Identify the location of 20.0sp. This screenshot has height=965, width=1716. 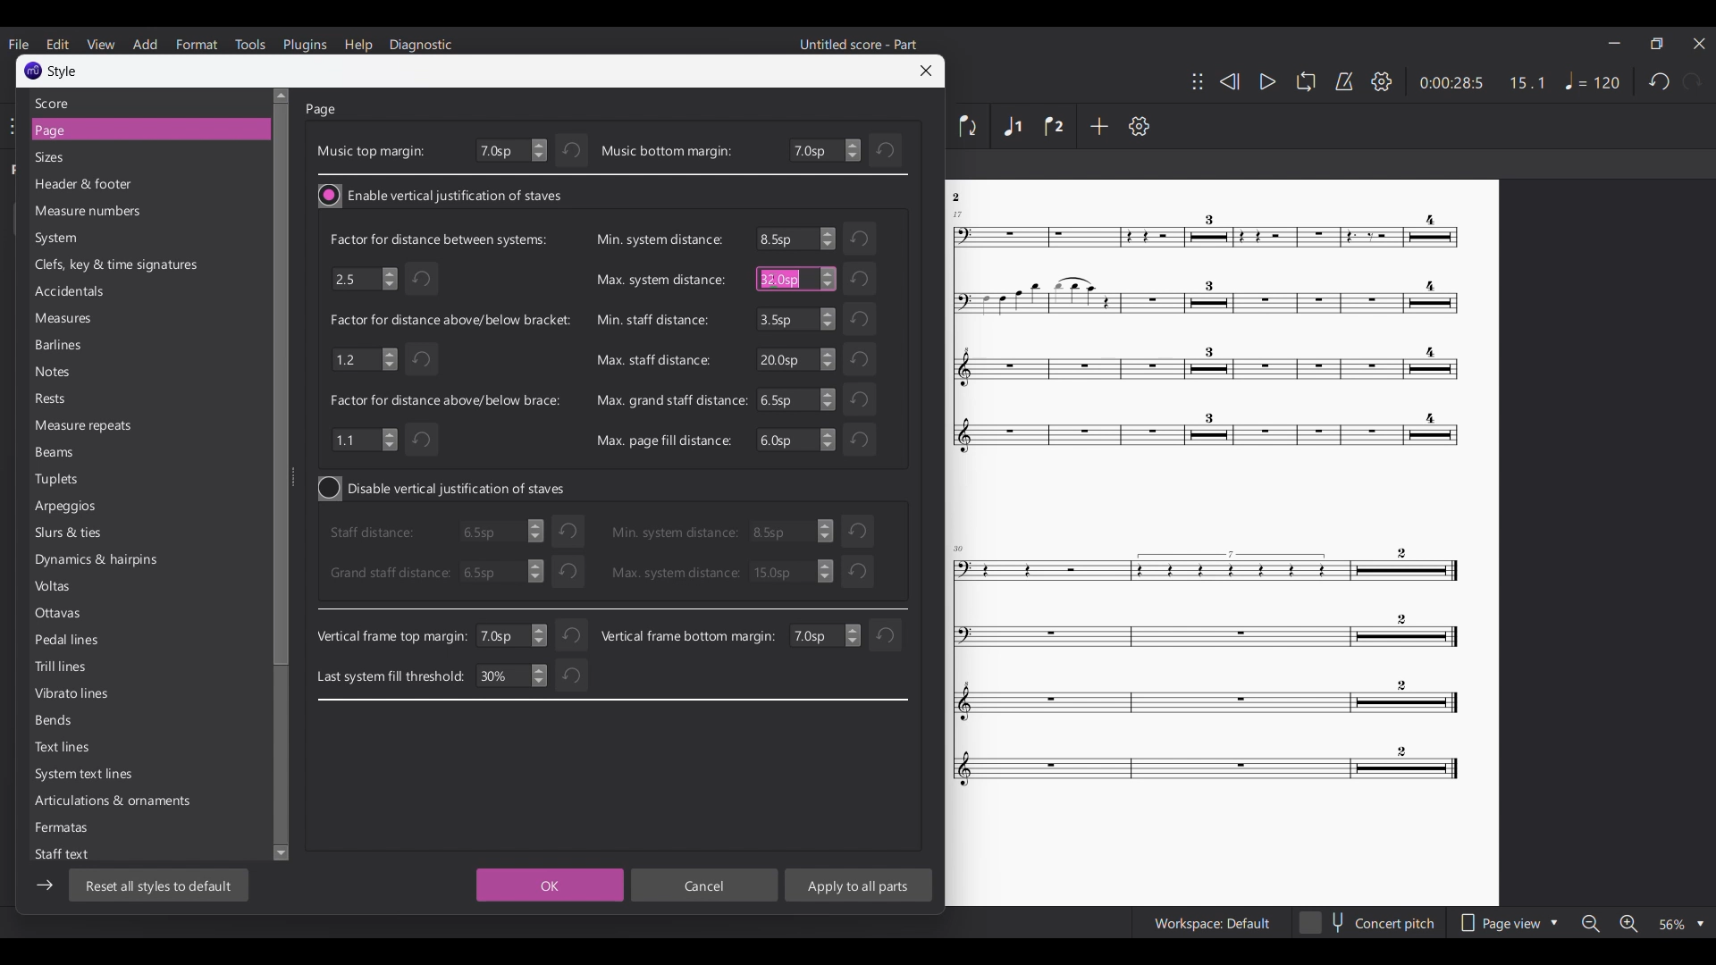
(795, 359).